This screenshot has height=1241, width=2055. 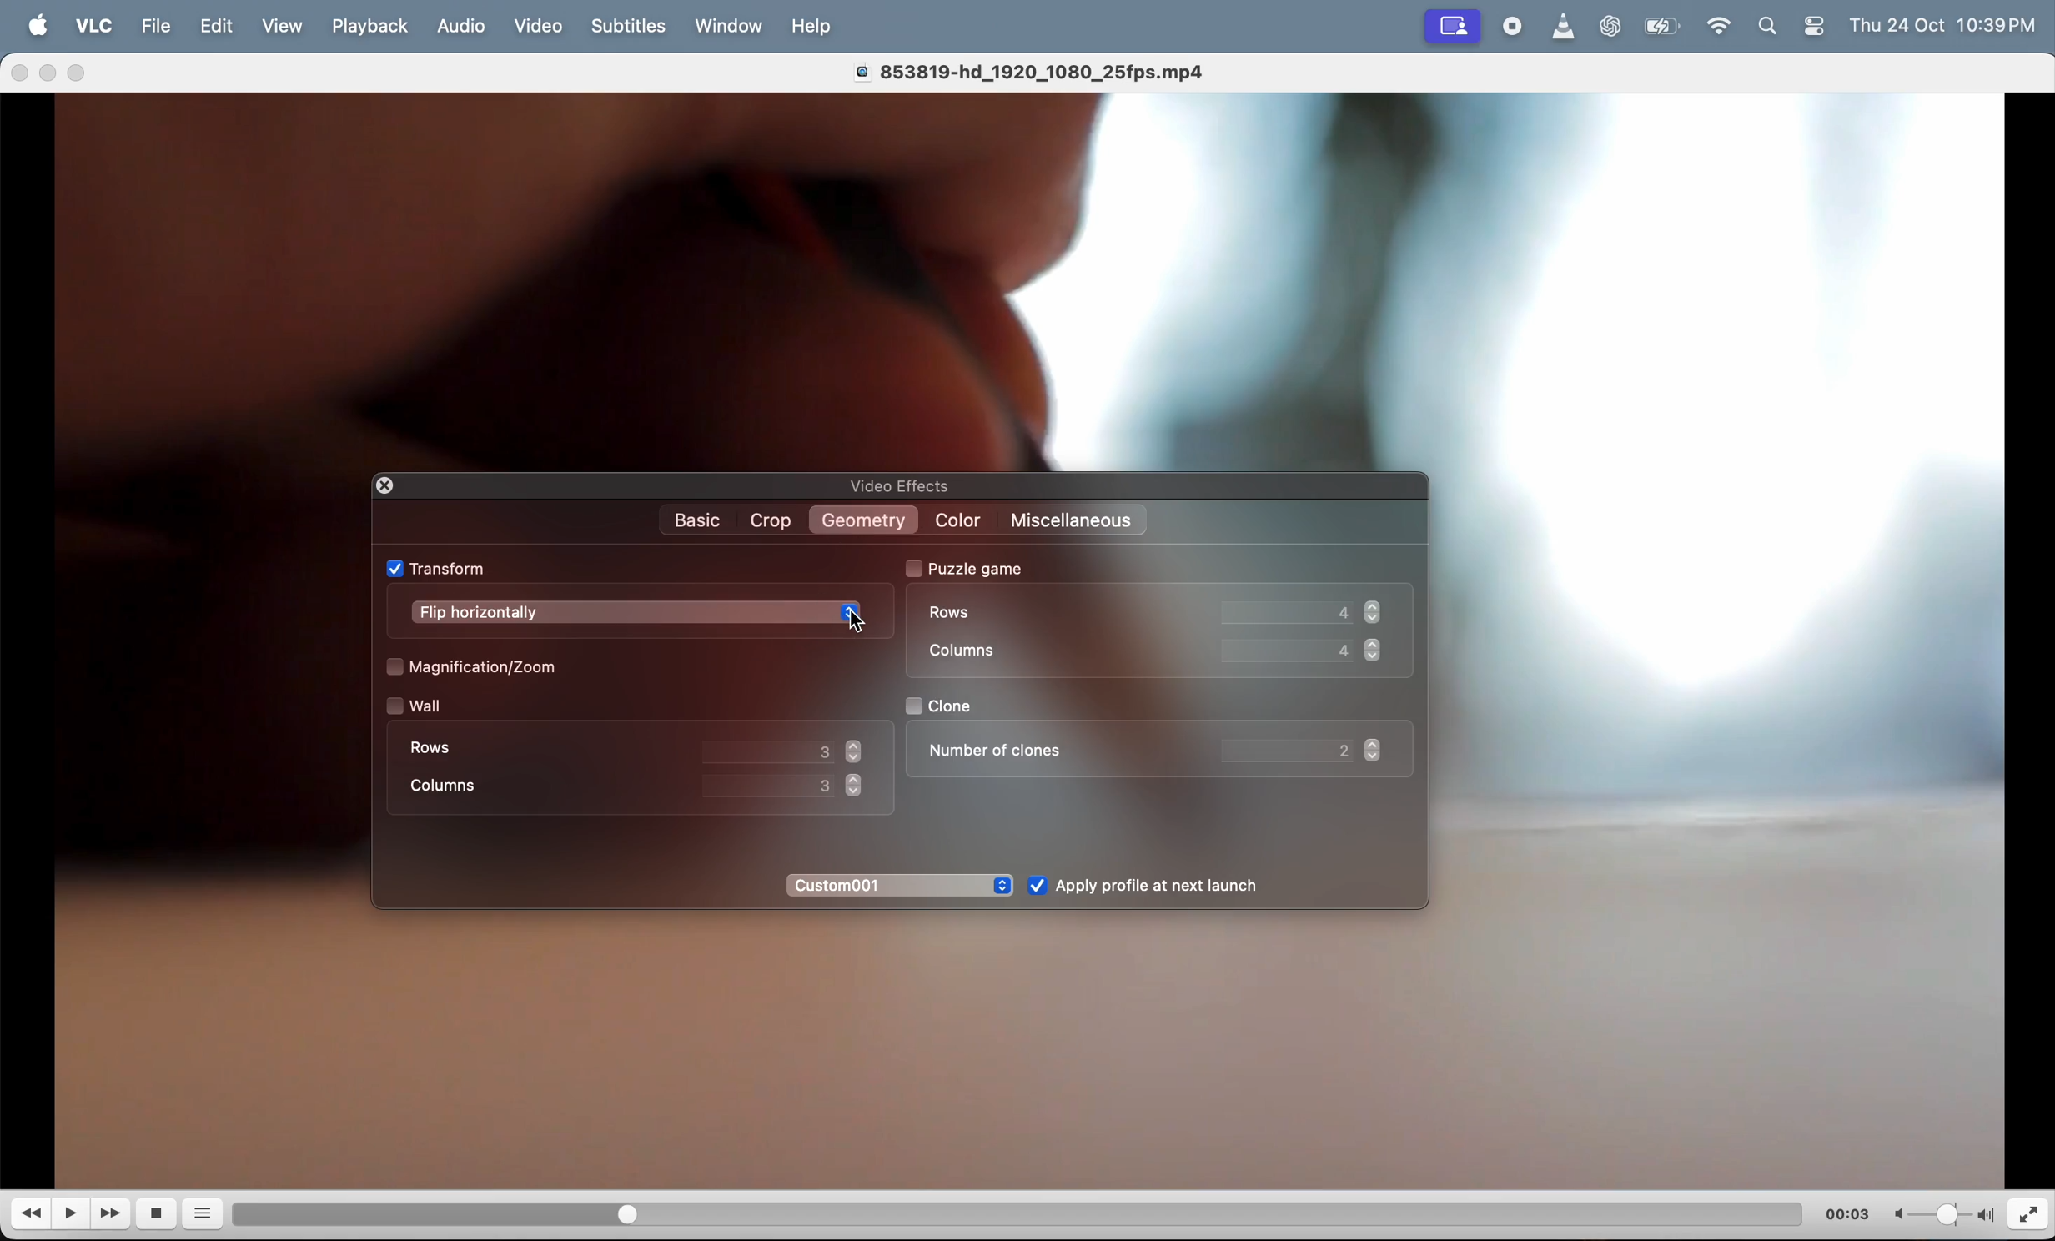 I want to click on vlc menu, so click(x=93, y=28).